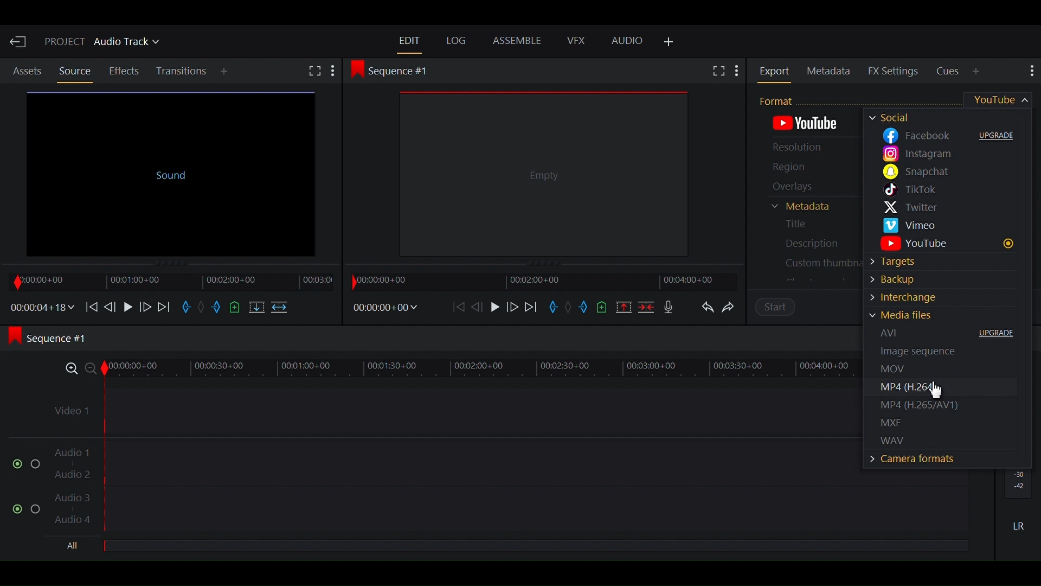 The height and width of the screenshot is (586, 1041). What do you see at coordinates (921, 135) in the screenshot?
I see `Facebook` at bounding box center [921, 135].